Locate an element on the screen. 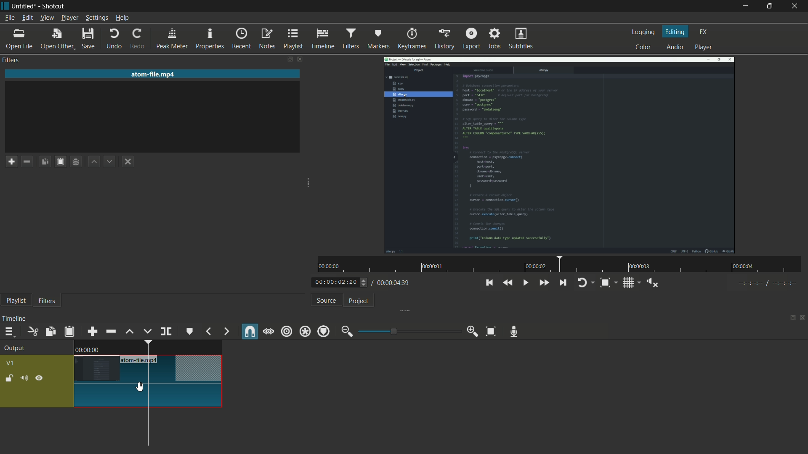 This screenshot has height=454, width=808. open file is located at coordinates (19, 40).